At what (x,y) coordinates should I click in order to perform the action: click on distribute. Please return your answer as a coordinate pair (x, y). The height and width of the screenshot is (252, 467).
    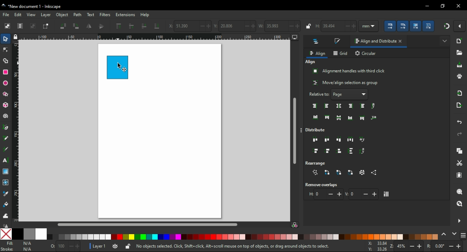
    Looking at the image, I should click on (317, 130).